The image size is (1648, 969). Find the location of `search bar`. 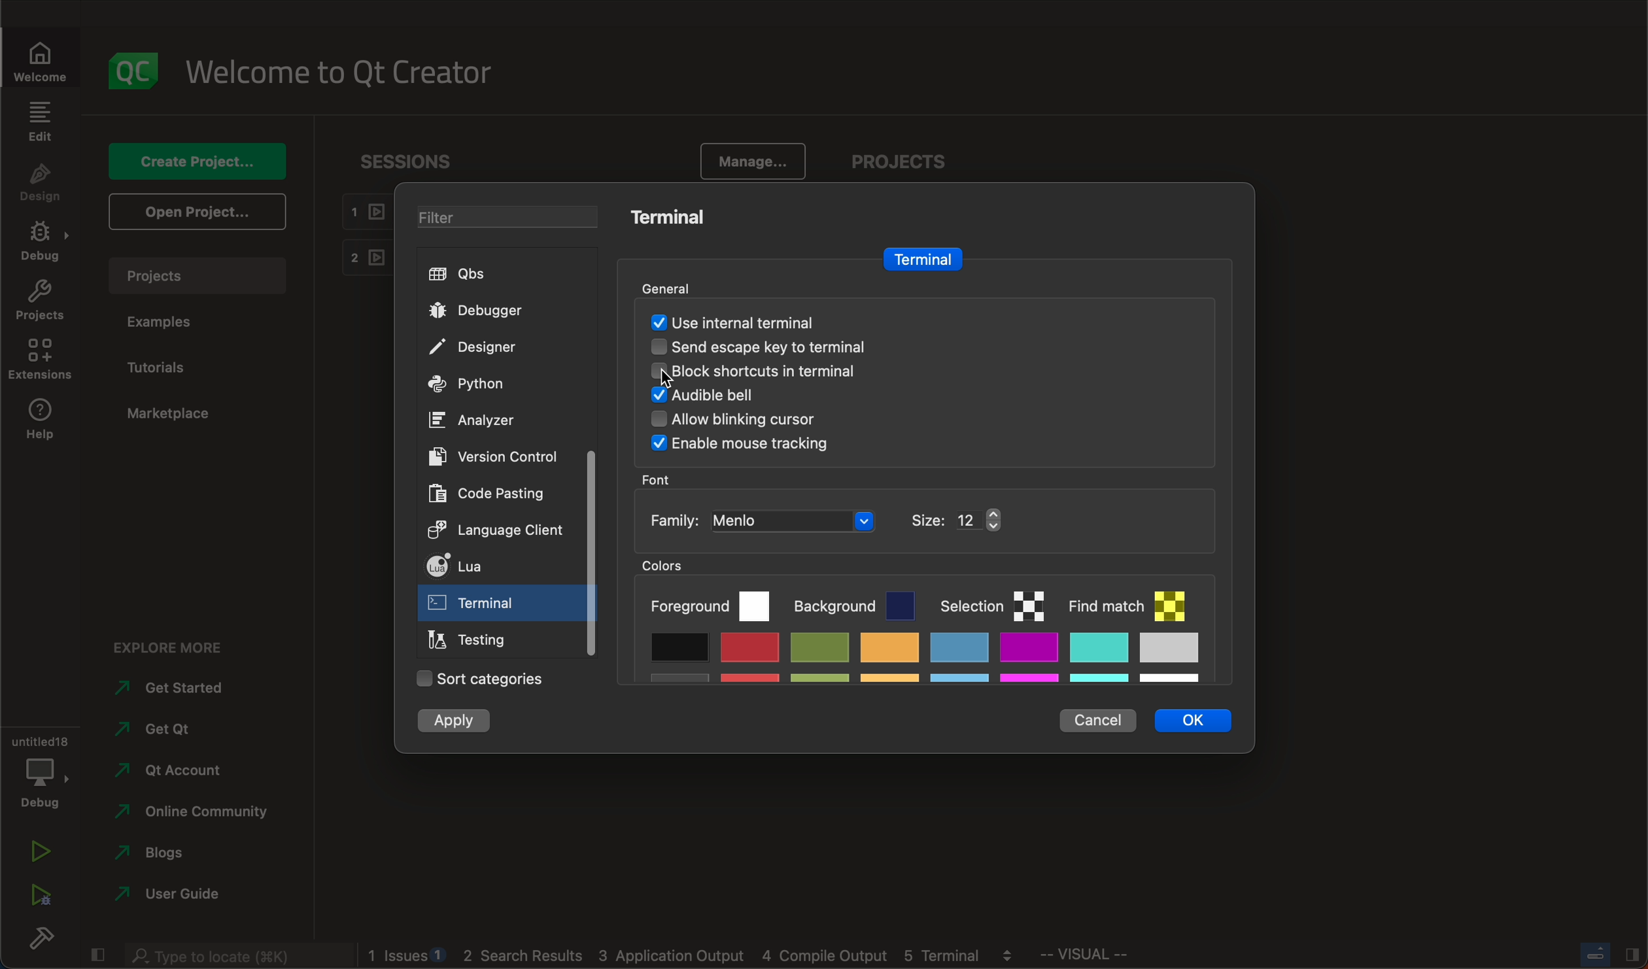

search bar is located at coordinates (229, 955).